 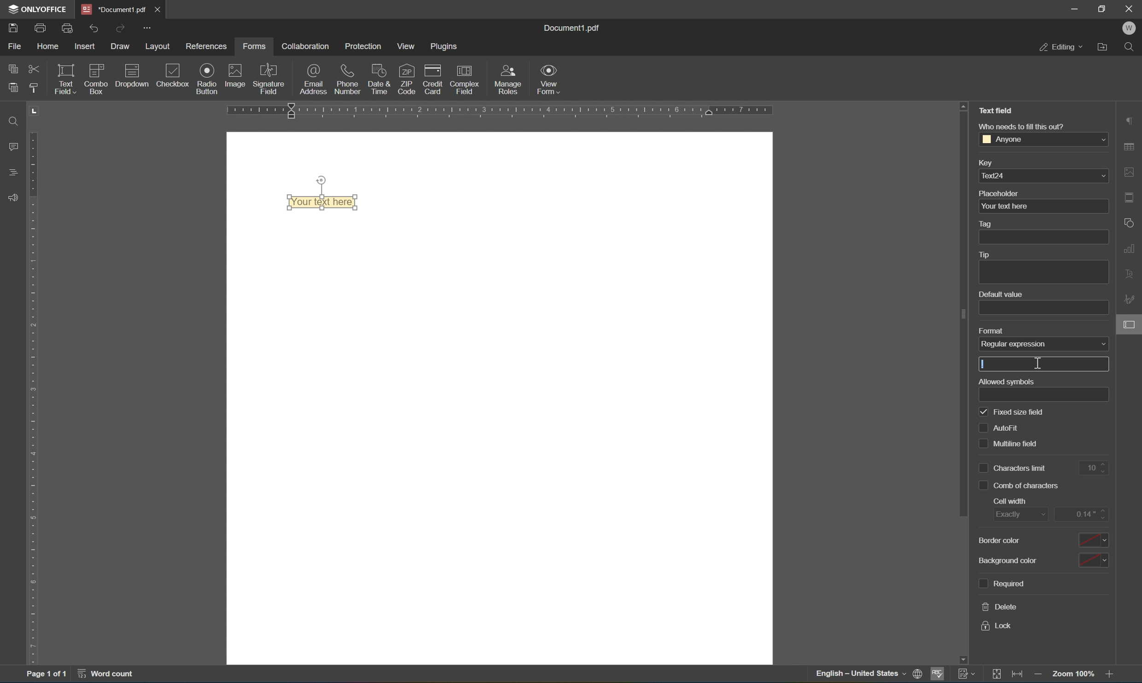 I want to click on home, so click(x=47, y=48).